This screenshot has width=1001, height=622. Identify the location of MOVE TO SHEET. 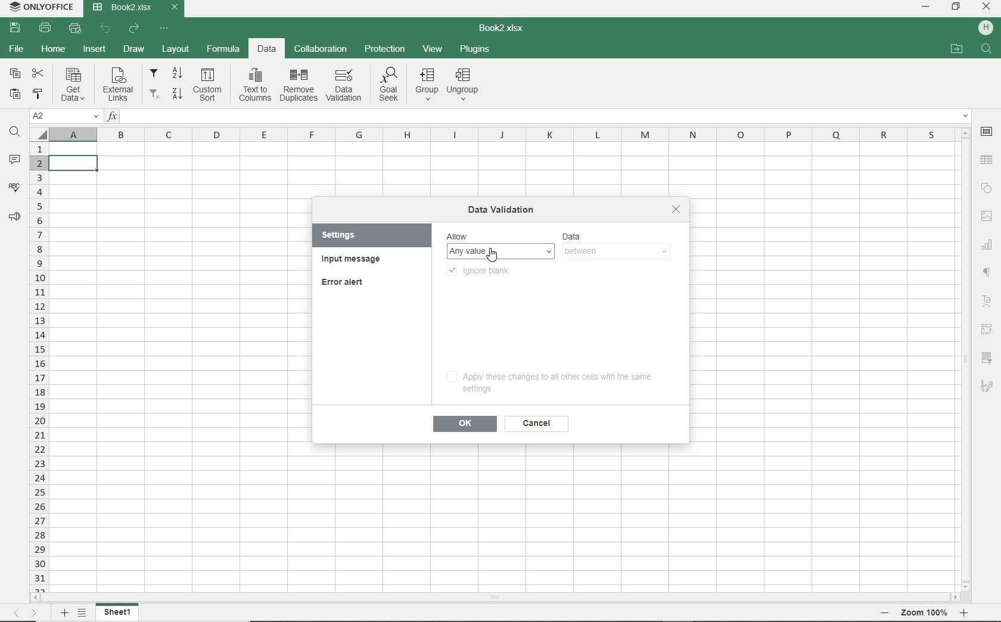
(23, 614).